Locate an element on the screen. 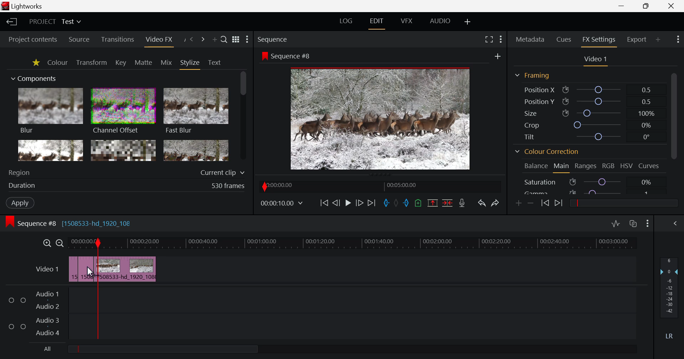  Full Screen is located at coordinates (487, 41).